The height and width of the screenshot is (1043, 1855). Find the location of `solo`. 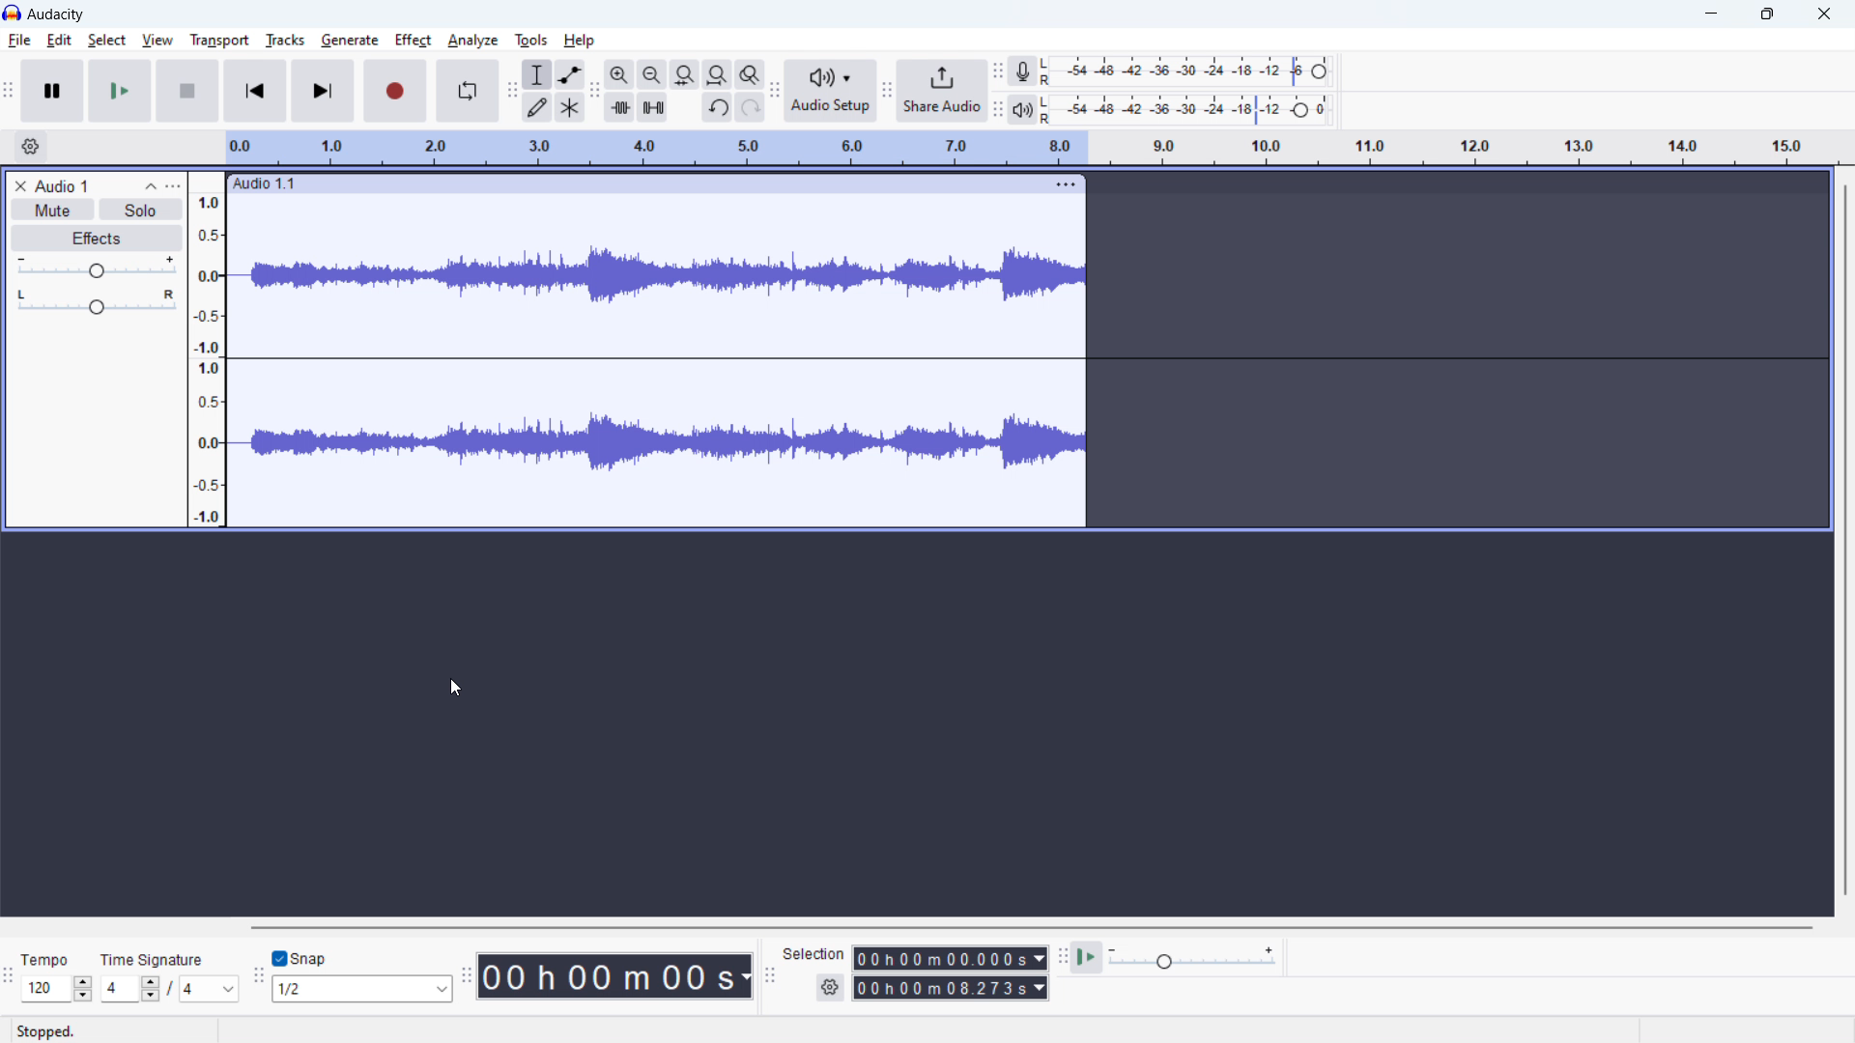

solo is located at coordinates (142, 209).